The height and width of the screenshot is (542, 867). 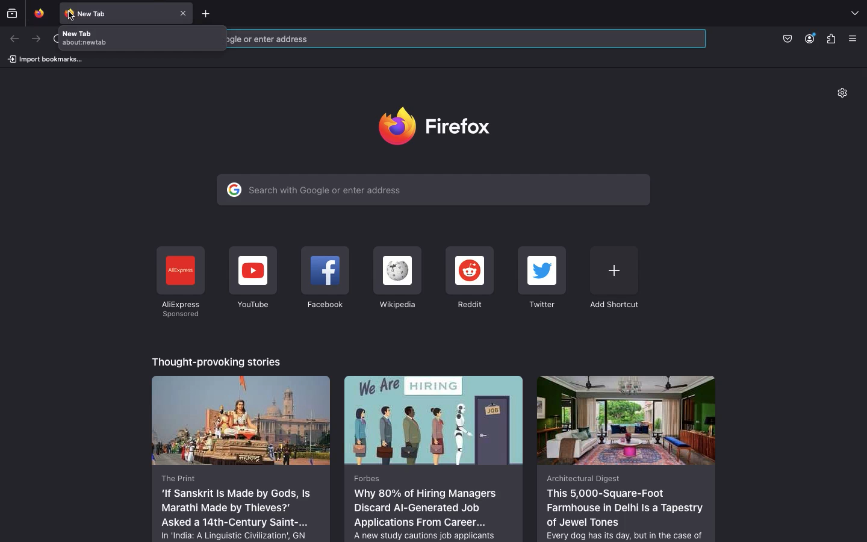 I want to click on Twitter, so click(x=544, y=279).